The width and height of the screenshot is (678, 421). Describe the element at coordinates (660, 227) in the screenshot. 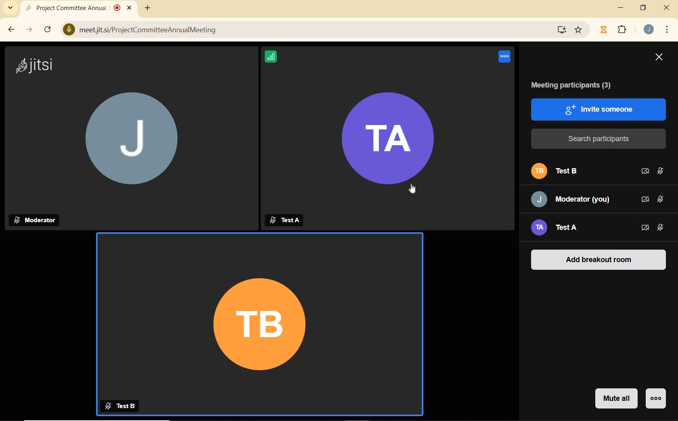

I see `MICROPHONE` at that location.